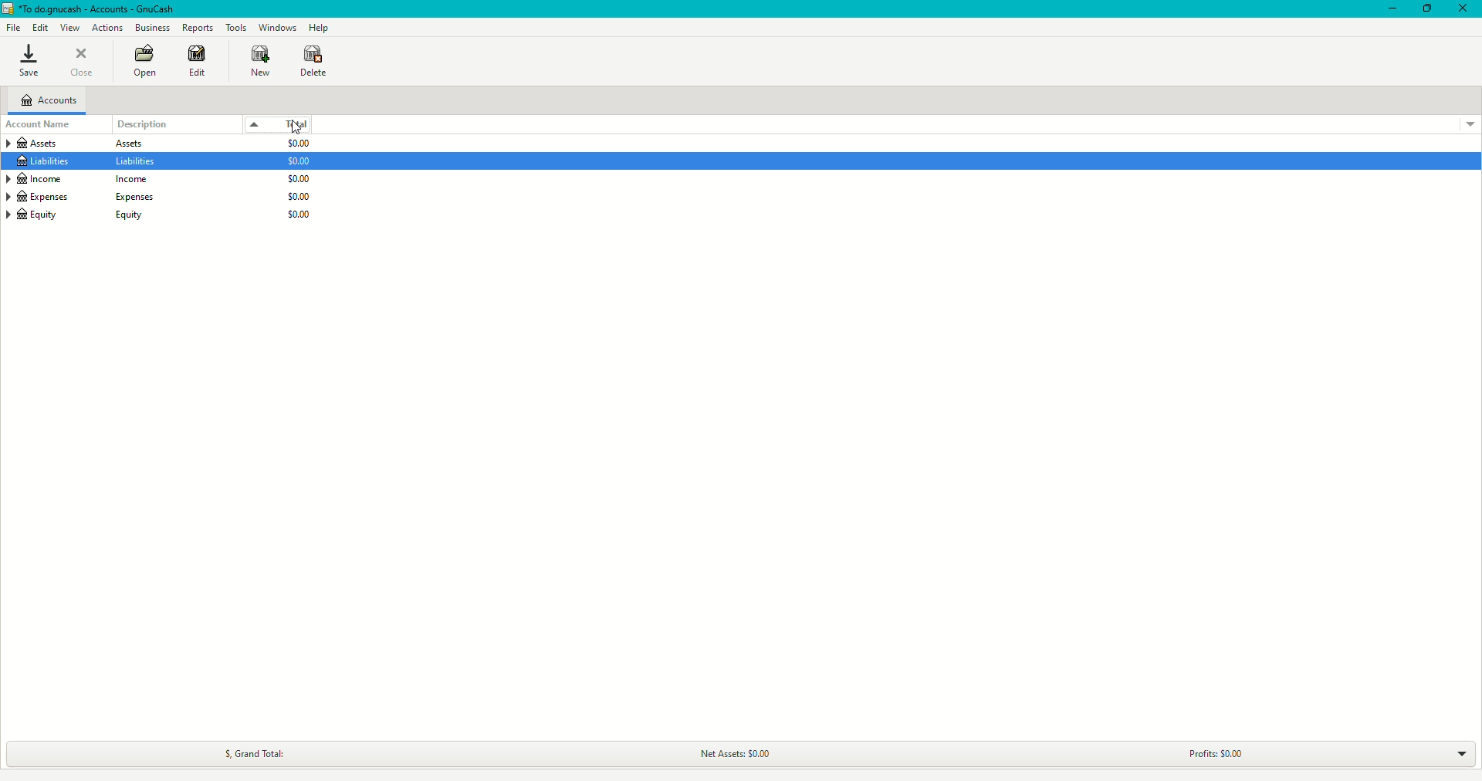  I want to click on Drop Down, so click(1461, 753).